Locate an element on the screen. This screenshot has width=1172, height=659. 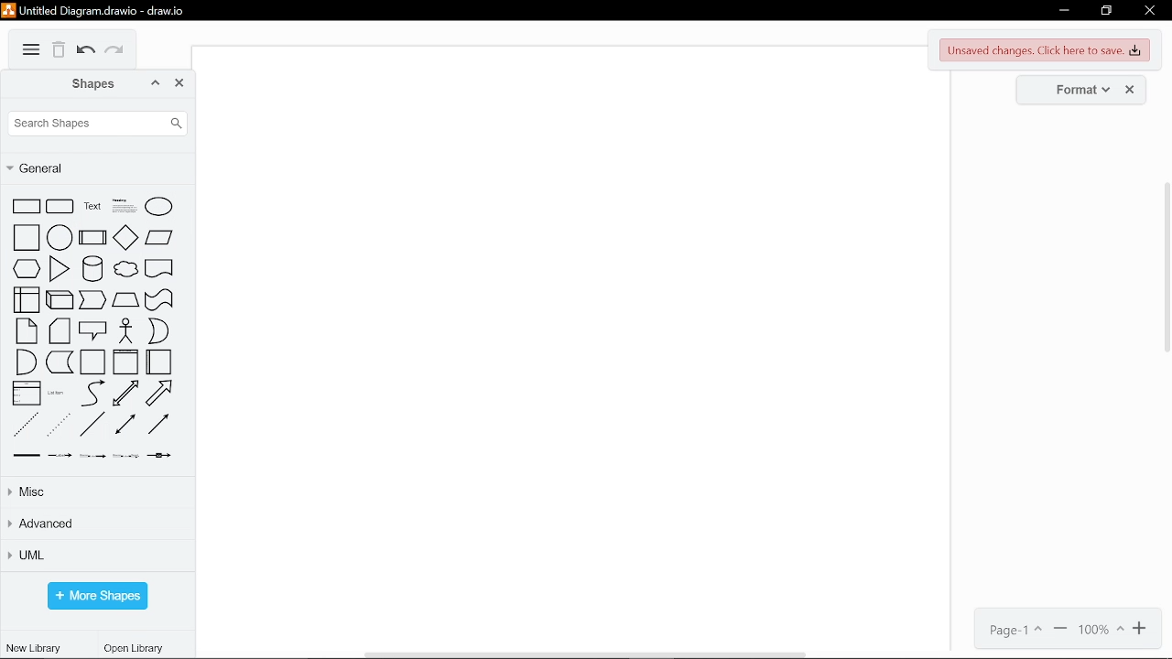
parallelogram is located at coordinates (160, 237).